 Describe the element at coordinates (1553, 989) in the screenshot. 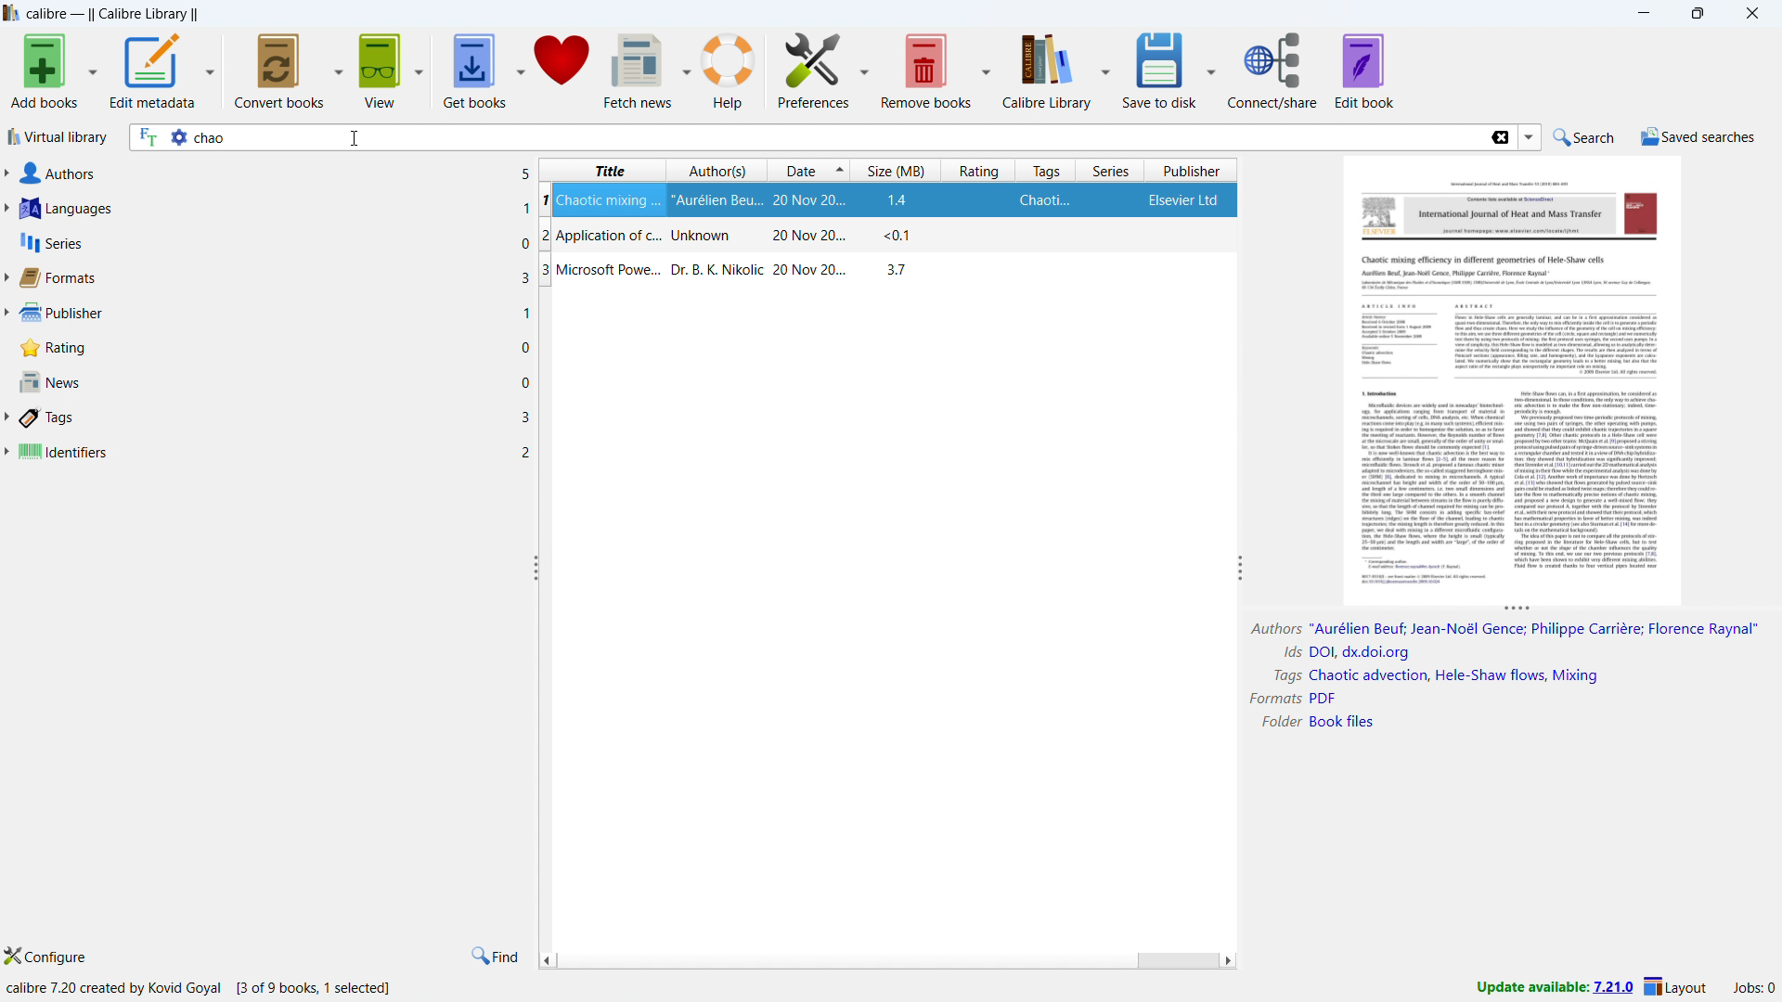

I see `update` at that location.